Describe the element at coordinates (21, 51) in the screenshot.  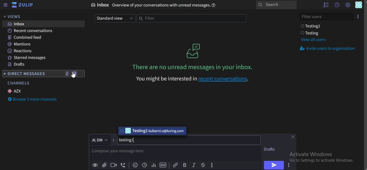
I see `reactions` at that location.